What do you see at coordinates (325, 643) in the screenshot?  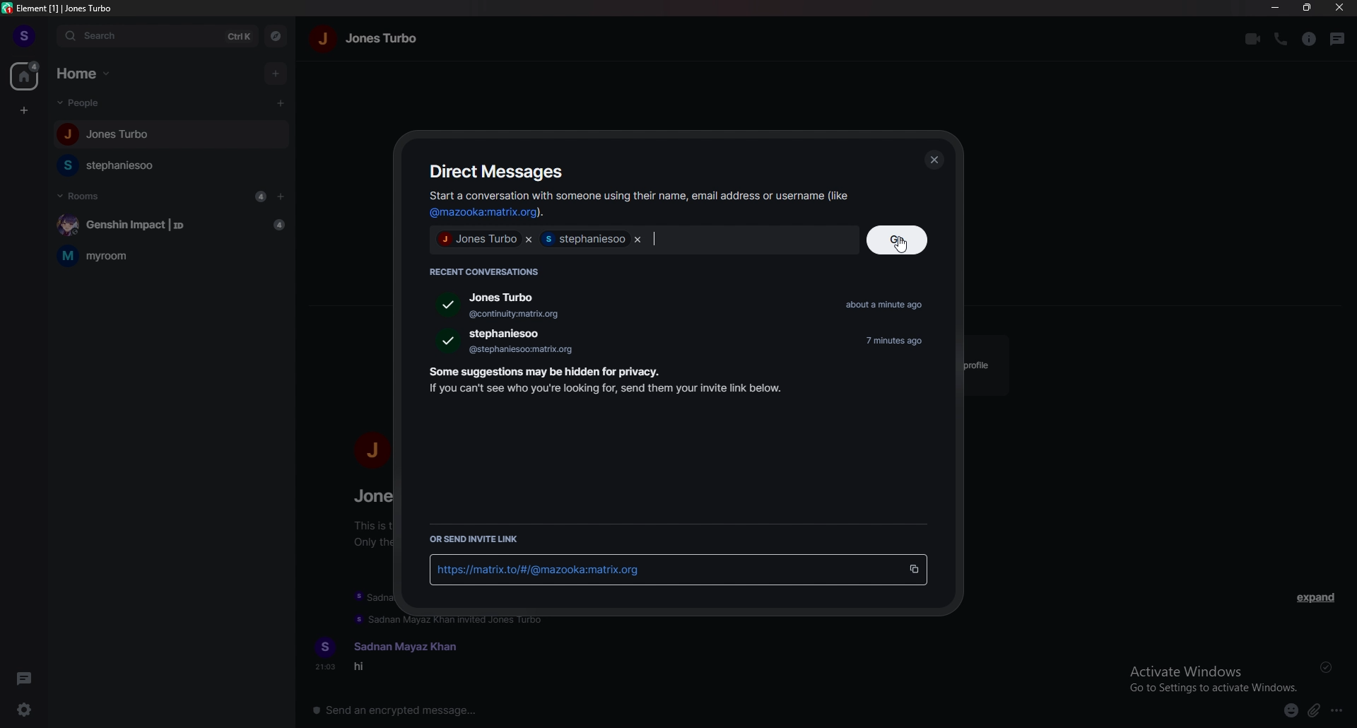 I see `s` at bounding box center [325, 643].